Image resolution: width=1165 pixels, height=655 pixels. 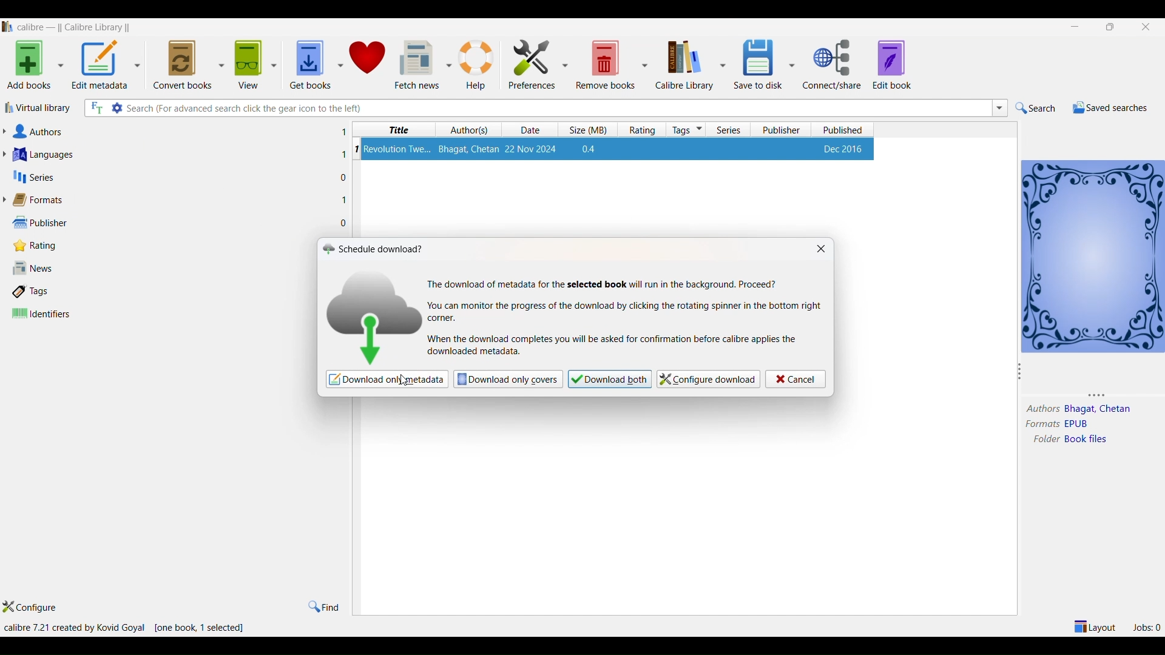 I want to click on folder, so click(x=1044, y=440).